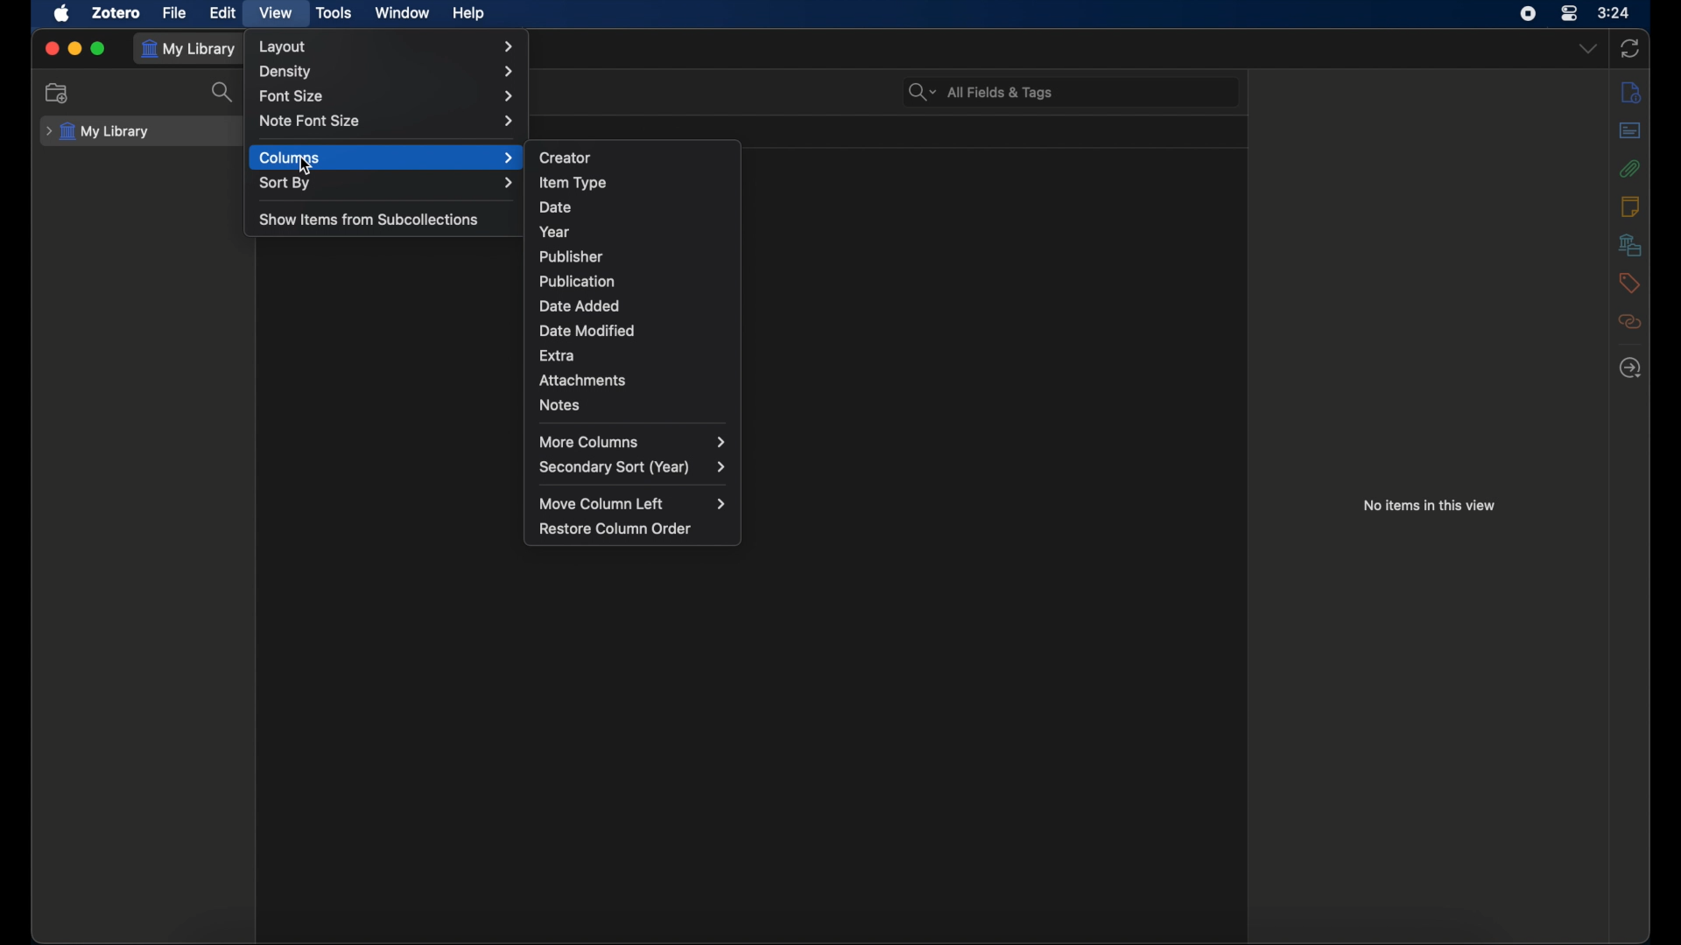 This screenshot has height=945, width=1681. Describe the element at coordinates (1588, 49) in the screenshot. I see `dropdown` at that location.